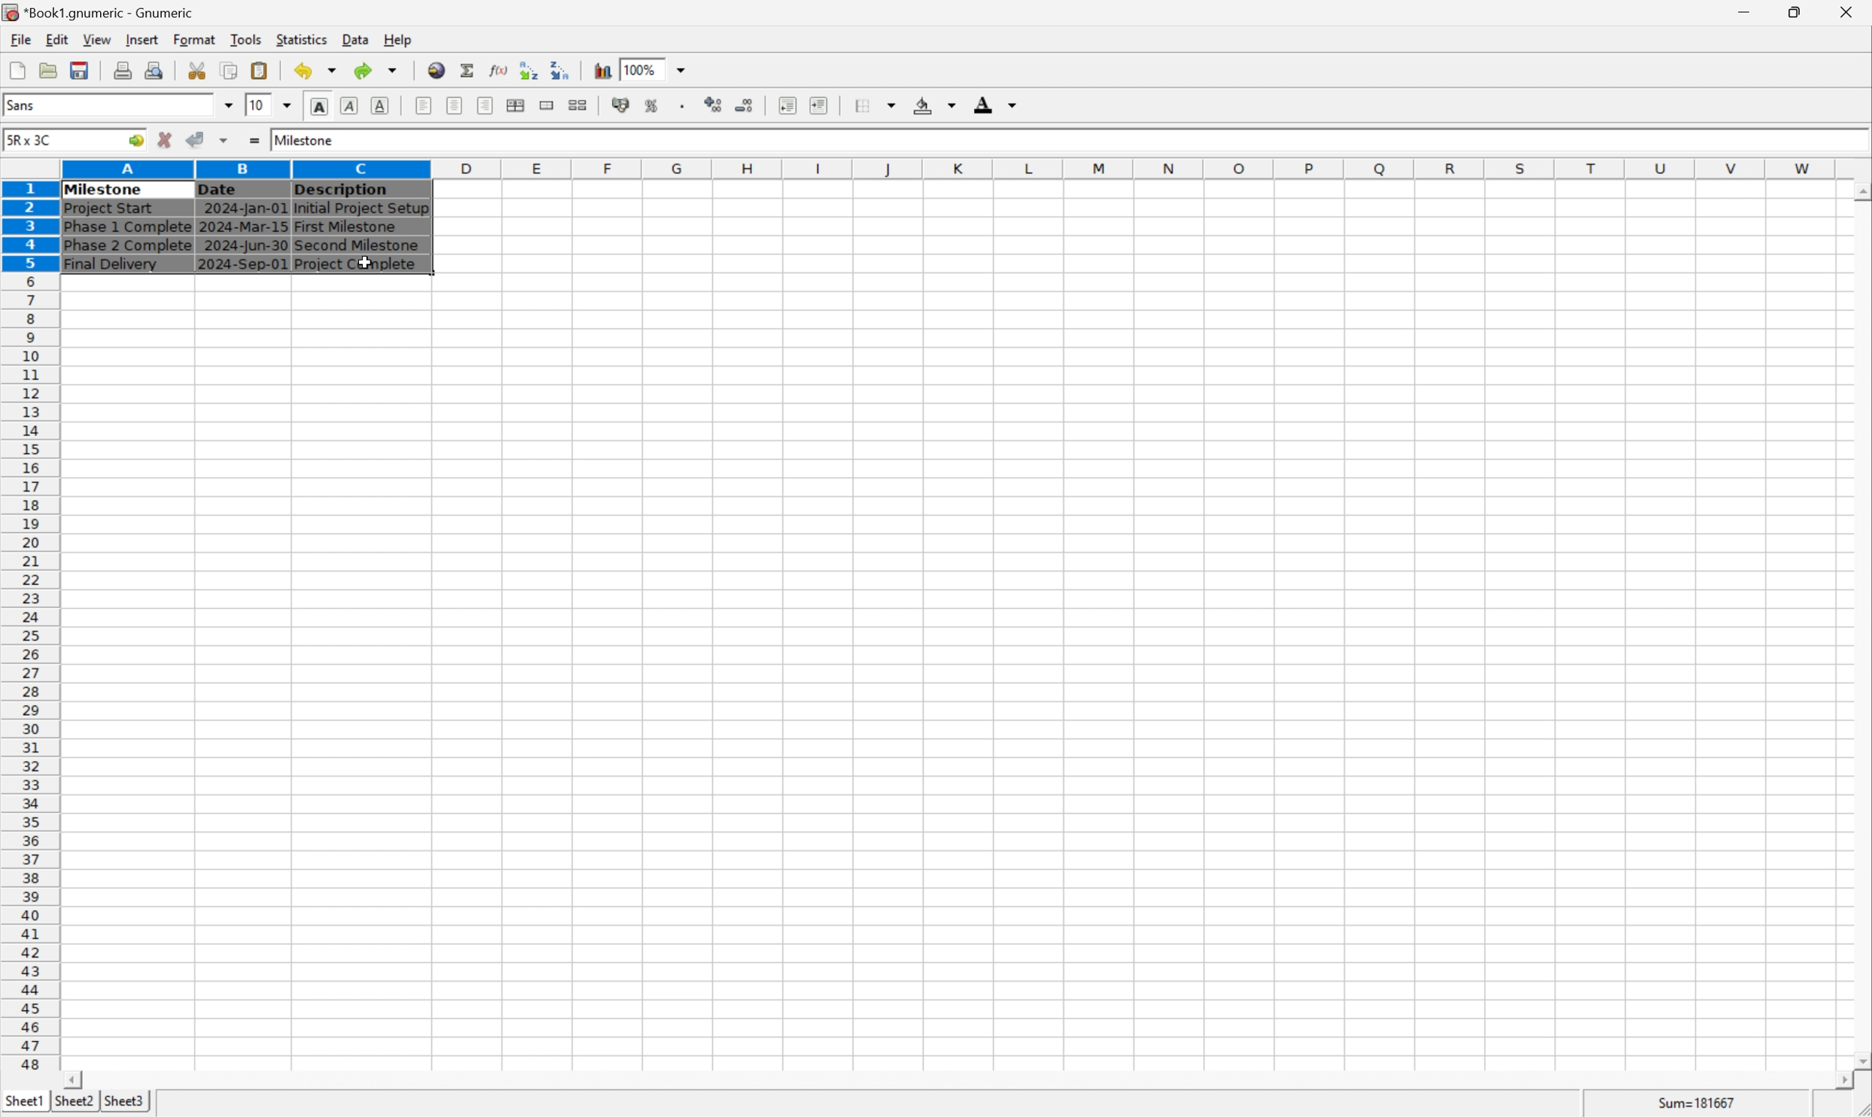  What do you see at coordinates (498, 69) in the screenshot?
I see `edit function in current cell` at bounding box center [498, 69].